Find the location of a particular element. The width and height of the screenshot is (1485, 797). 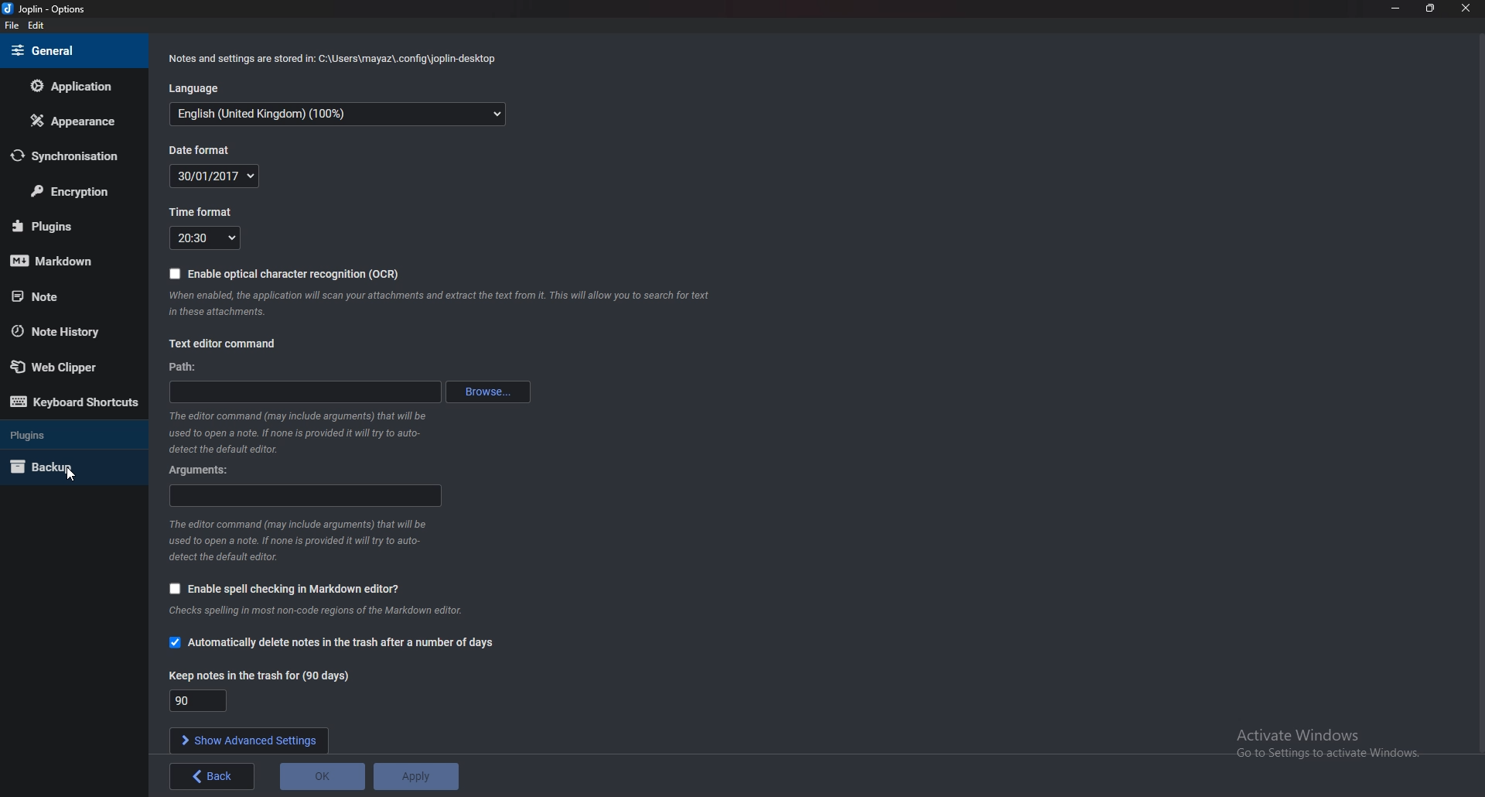

Arguments is located at coordinates (194, 472).